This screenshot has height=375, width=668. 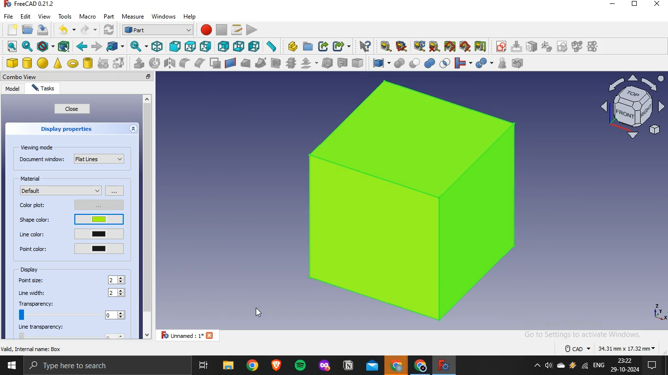 What do you see at coordinates (230, 62) in the screenshot?
I see `create a ruled surface` at bounding box center [230, 62].